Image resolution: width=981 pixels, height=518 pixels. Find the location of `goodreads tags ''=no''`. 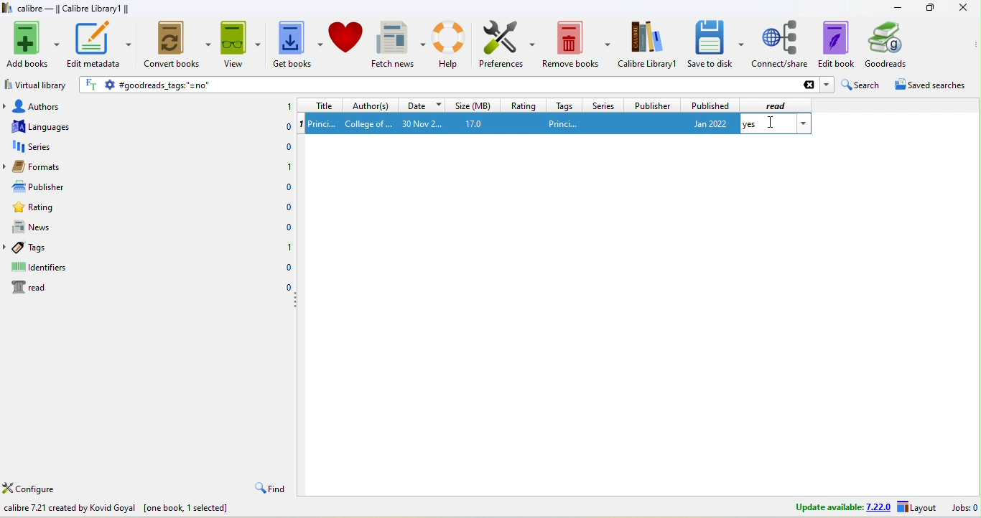

goodreads tags ''=no'' is located at coordinates (468, 85).